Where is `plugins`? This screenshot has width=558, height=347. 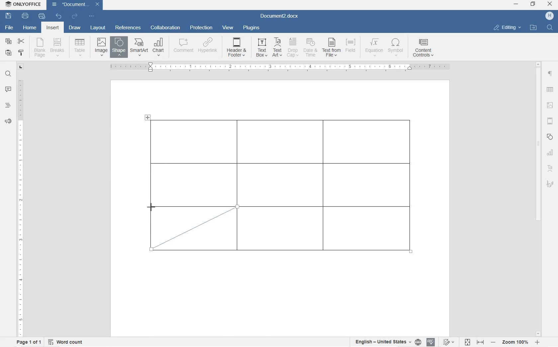 plugins is located at coordinates (252, 29).